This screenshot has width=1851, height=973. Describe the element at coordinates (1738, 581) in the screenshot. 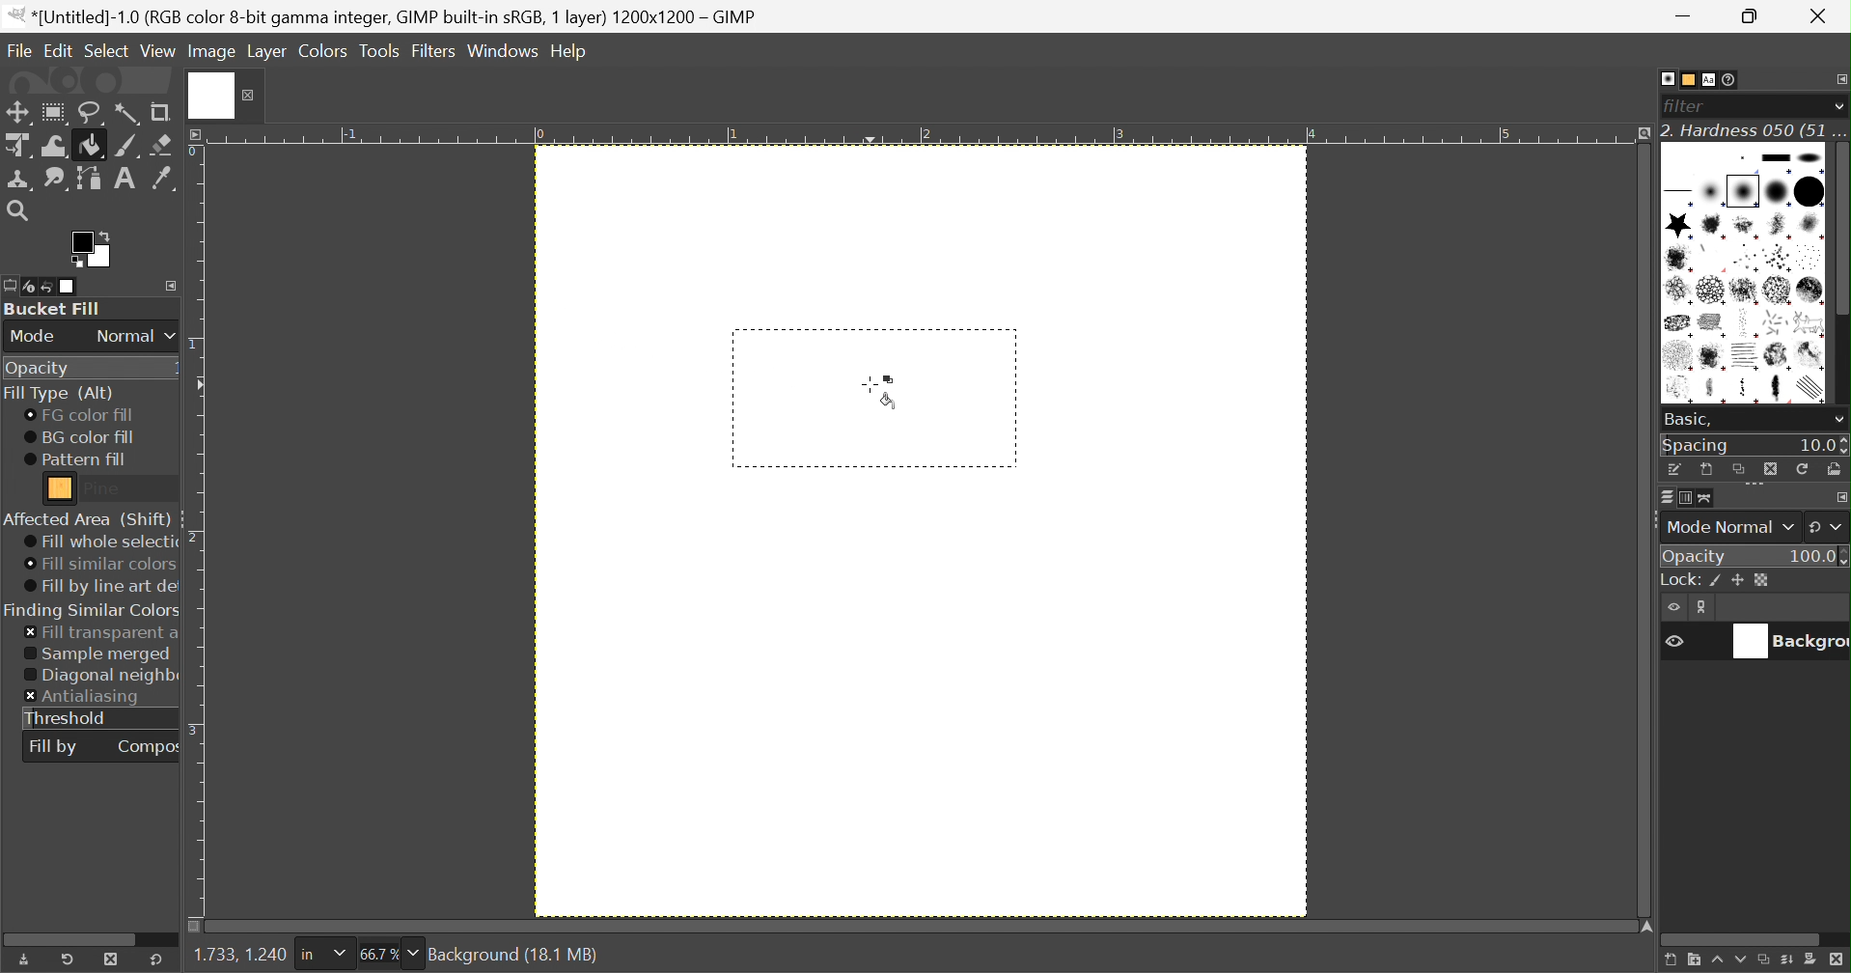

I see `Lock positions and size` at that location.